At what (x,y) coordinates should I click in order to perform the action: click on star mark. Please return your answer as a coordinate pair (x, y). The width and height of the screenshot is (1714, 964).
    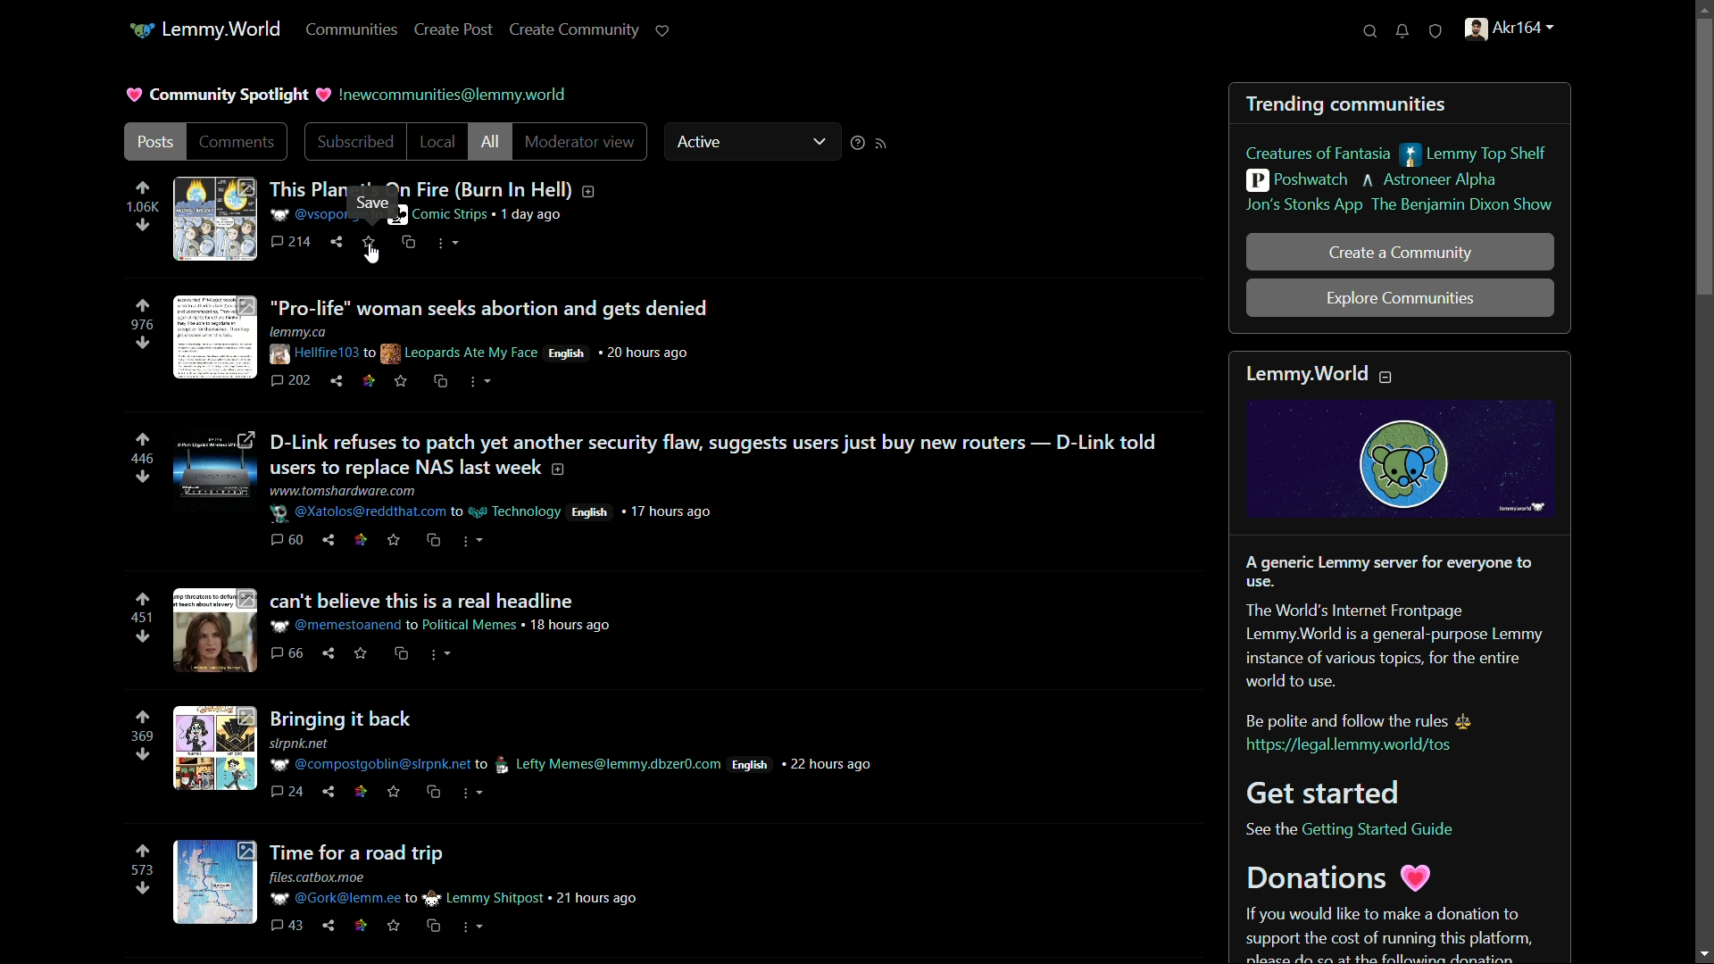
    Looking at the image, I should click on (372, 245).